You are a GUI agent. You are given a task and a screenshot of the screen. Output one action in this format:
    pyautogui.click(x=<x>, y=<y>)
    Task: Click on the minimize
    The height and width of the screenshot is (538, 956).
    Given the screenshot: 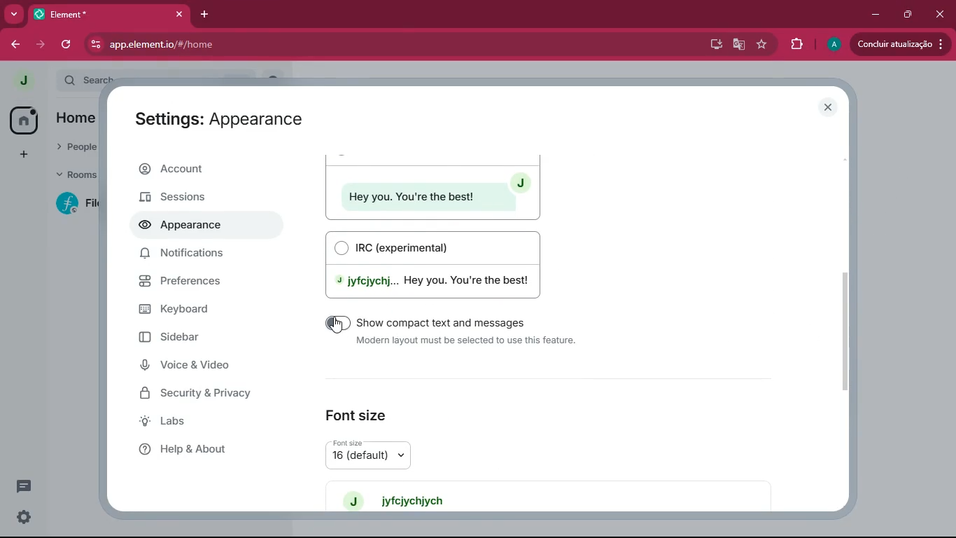 What is the action you would take?
    pyautogui.click(x=873, y=15)
    